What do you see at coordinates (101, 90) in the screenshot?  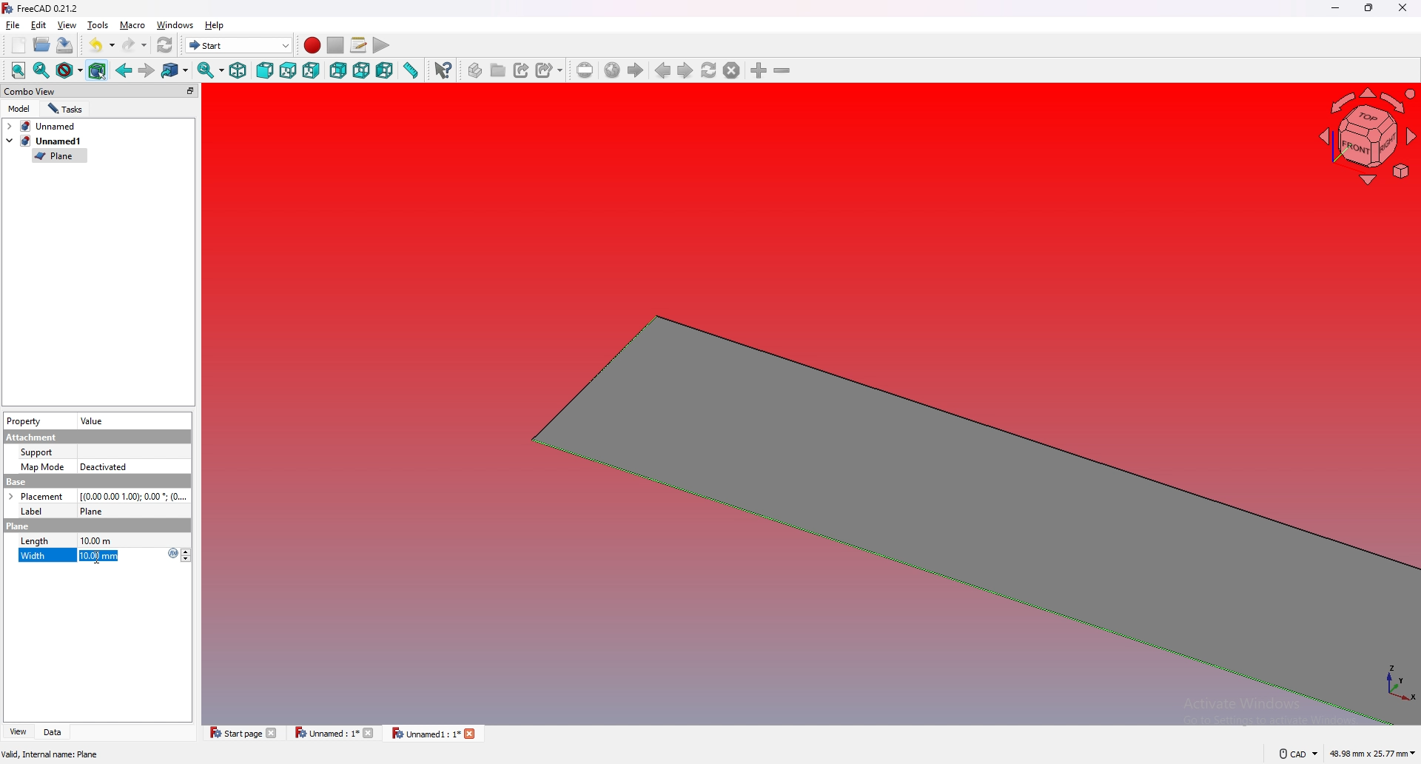 I see `combo view` at bounding box center [101, 90].